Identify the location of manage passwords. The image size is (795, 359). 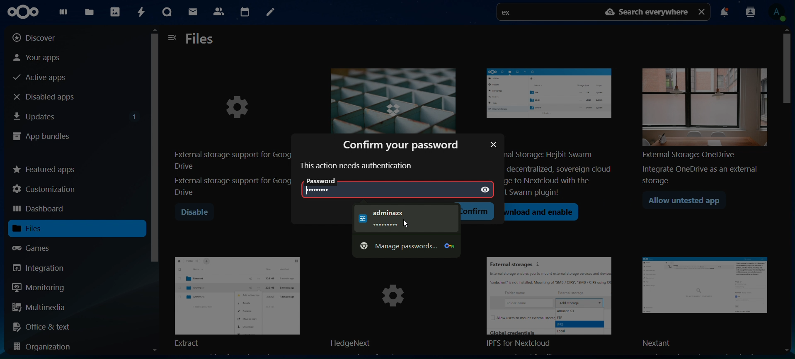
(405, 245).